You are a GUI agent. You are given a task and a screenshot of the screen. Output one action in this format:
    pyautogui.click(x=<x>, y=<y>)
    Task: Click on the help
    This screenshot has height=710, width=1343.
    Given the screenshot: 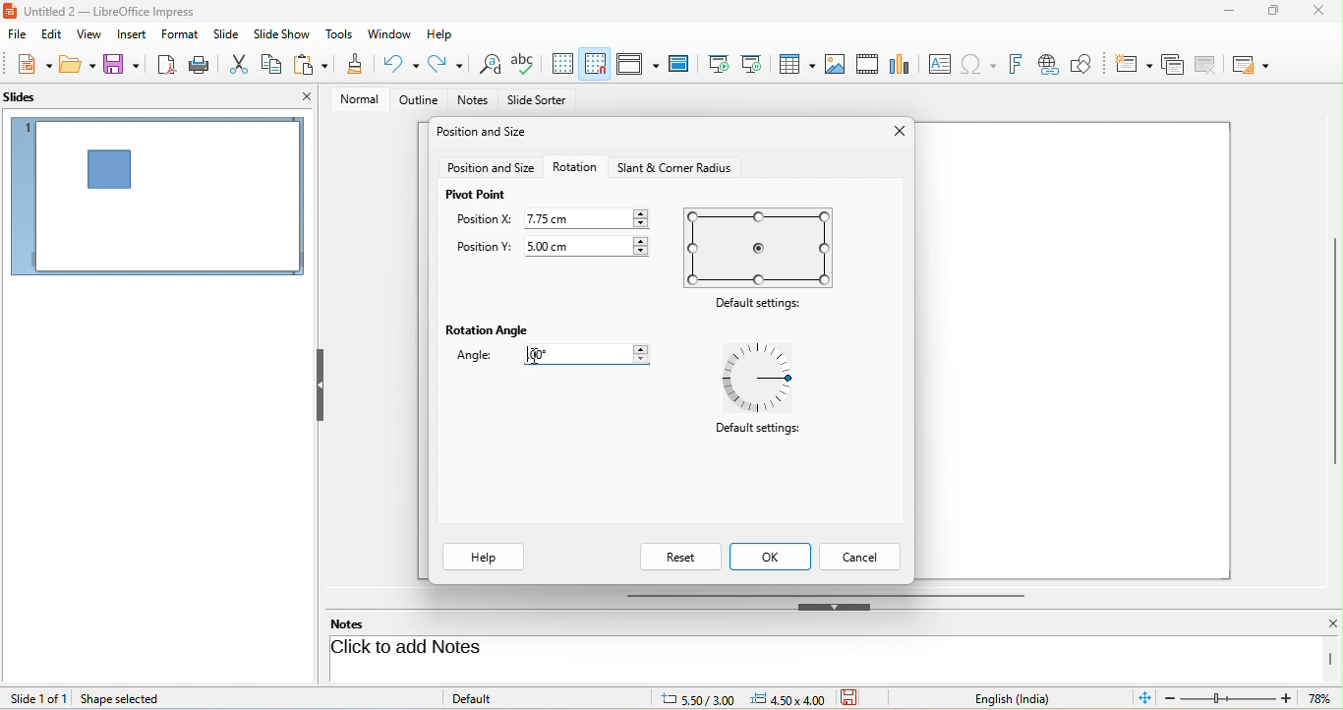 What is the action you would take?
    pyautogui.click(x=484, y=558)
    